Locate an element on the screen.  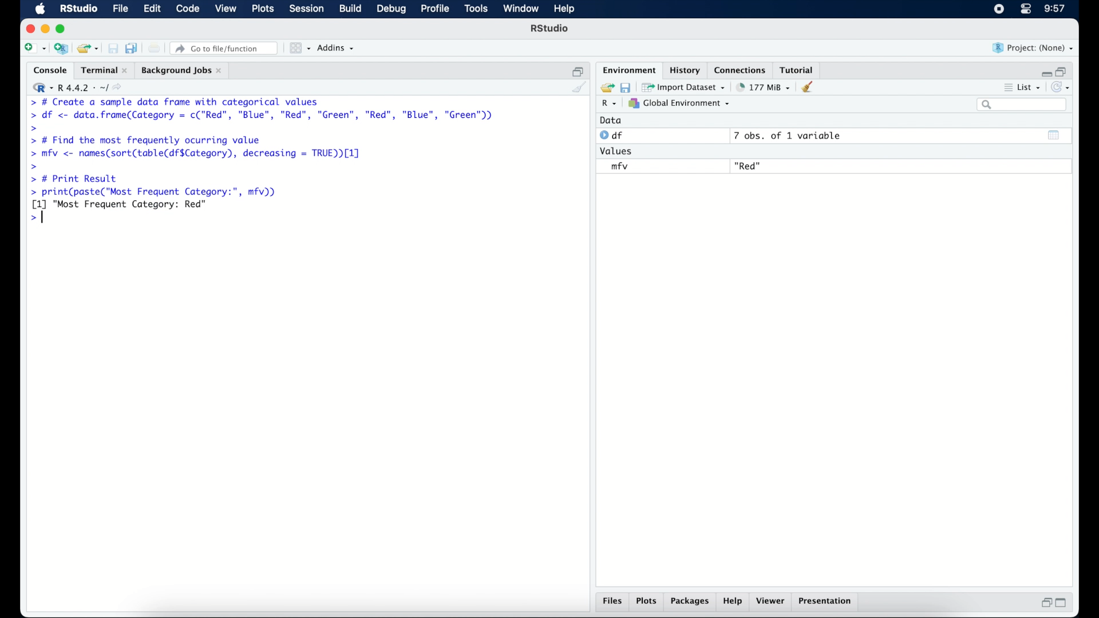
build is located at coordinates (351, 9).